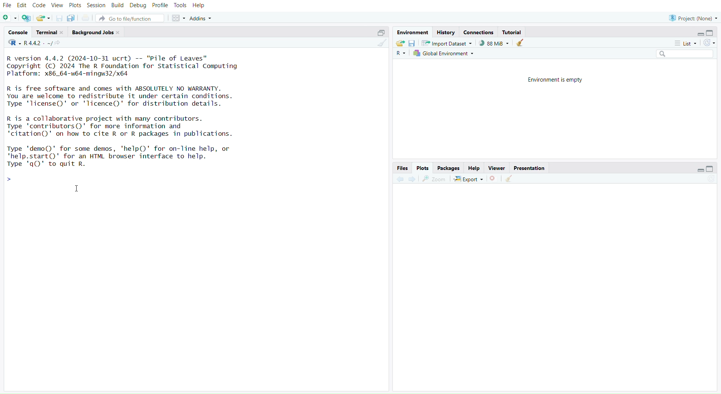  What do you see at coordinates (58, 6) in the screenshot?
I see `view` at bounding box center [58, 6].